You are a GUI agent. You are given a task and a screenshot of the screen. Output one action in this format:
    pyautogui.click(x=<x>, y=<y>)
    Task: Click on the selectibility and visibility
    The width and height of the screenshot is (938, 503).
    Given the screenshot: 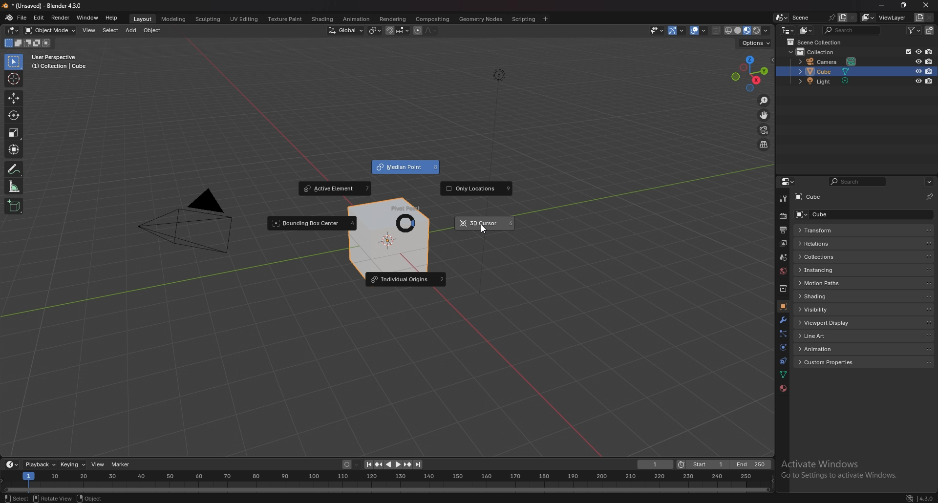 What is the action you would take?
    pyautogui.click(x=657, y=30)
    